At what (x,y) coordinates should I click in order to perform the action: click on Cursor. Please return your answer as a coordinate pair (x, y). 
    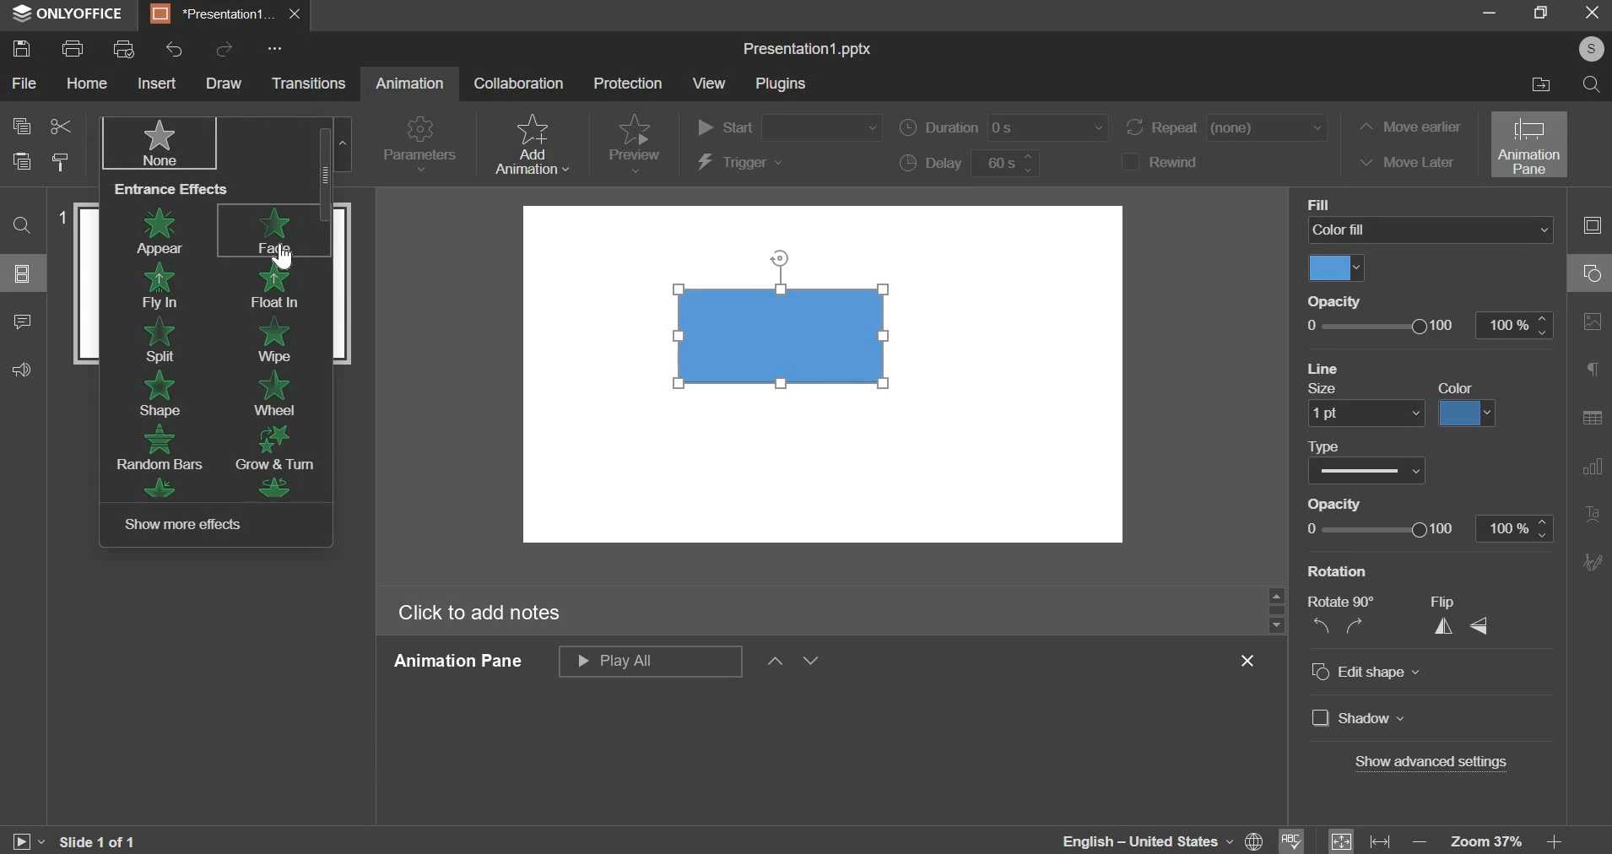
    Looking at the image, I should click on (287, 257).